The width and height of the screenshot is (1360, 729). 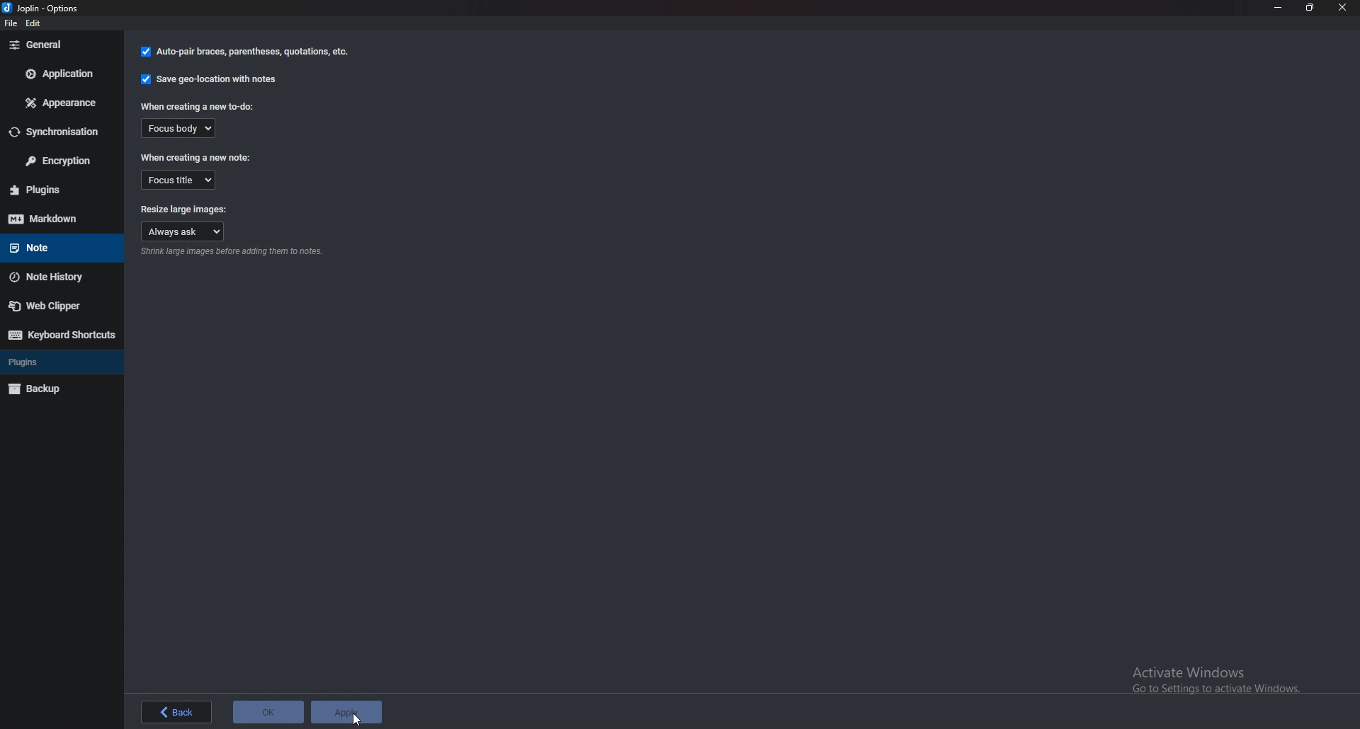 I want to click on note, so click(x=55, y=246).